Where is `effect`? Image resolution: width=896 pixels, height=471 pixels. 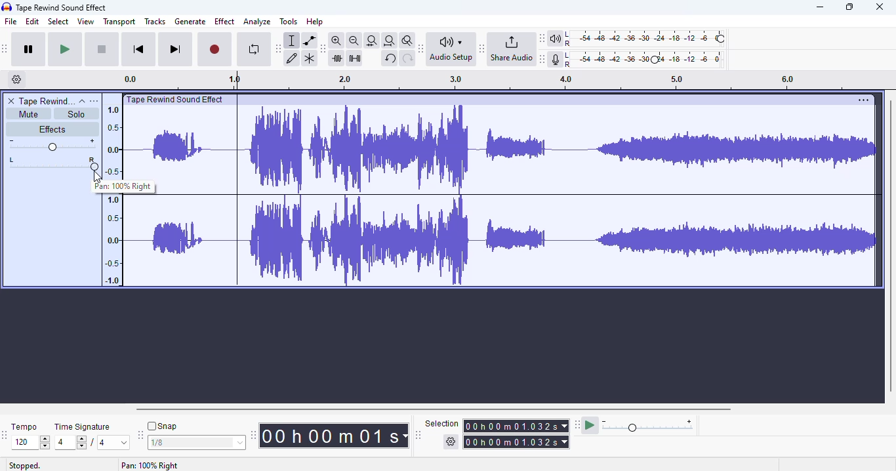
effect is located at coordinates (225, 22).